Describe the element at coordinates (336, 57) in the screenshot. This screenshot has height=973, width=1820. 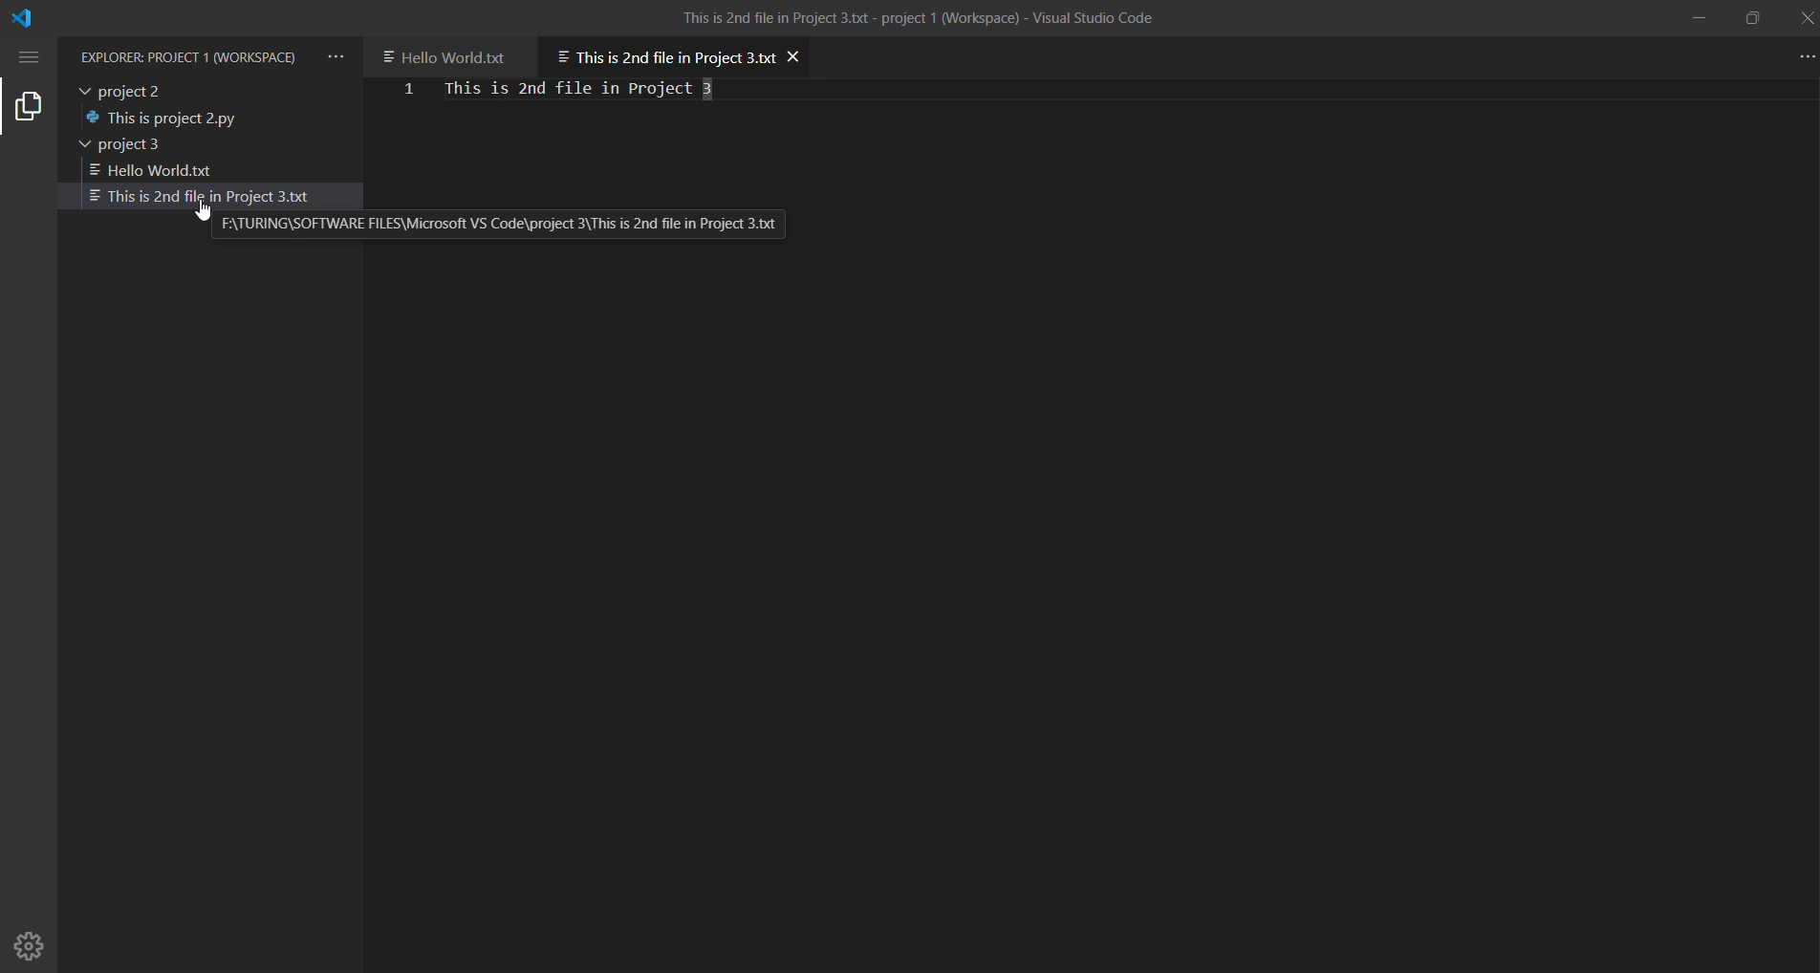
I see `views and more actions` at that location.